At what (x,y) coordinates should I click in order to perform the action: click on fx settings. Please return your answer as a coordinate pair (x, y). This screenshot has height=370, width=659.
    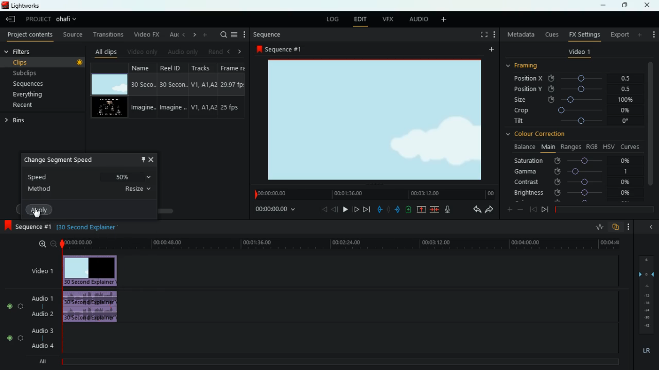
    Looking at the image, I should click on (583, 34).